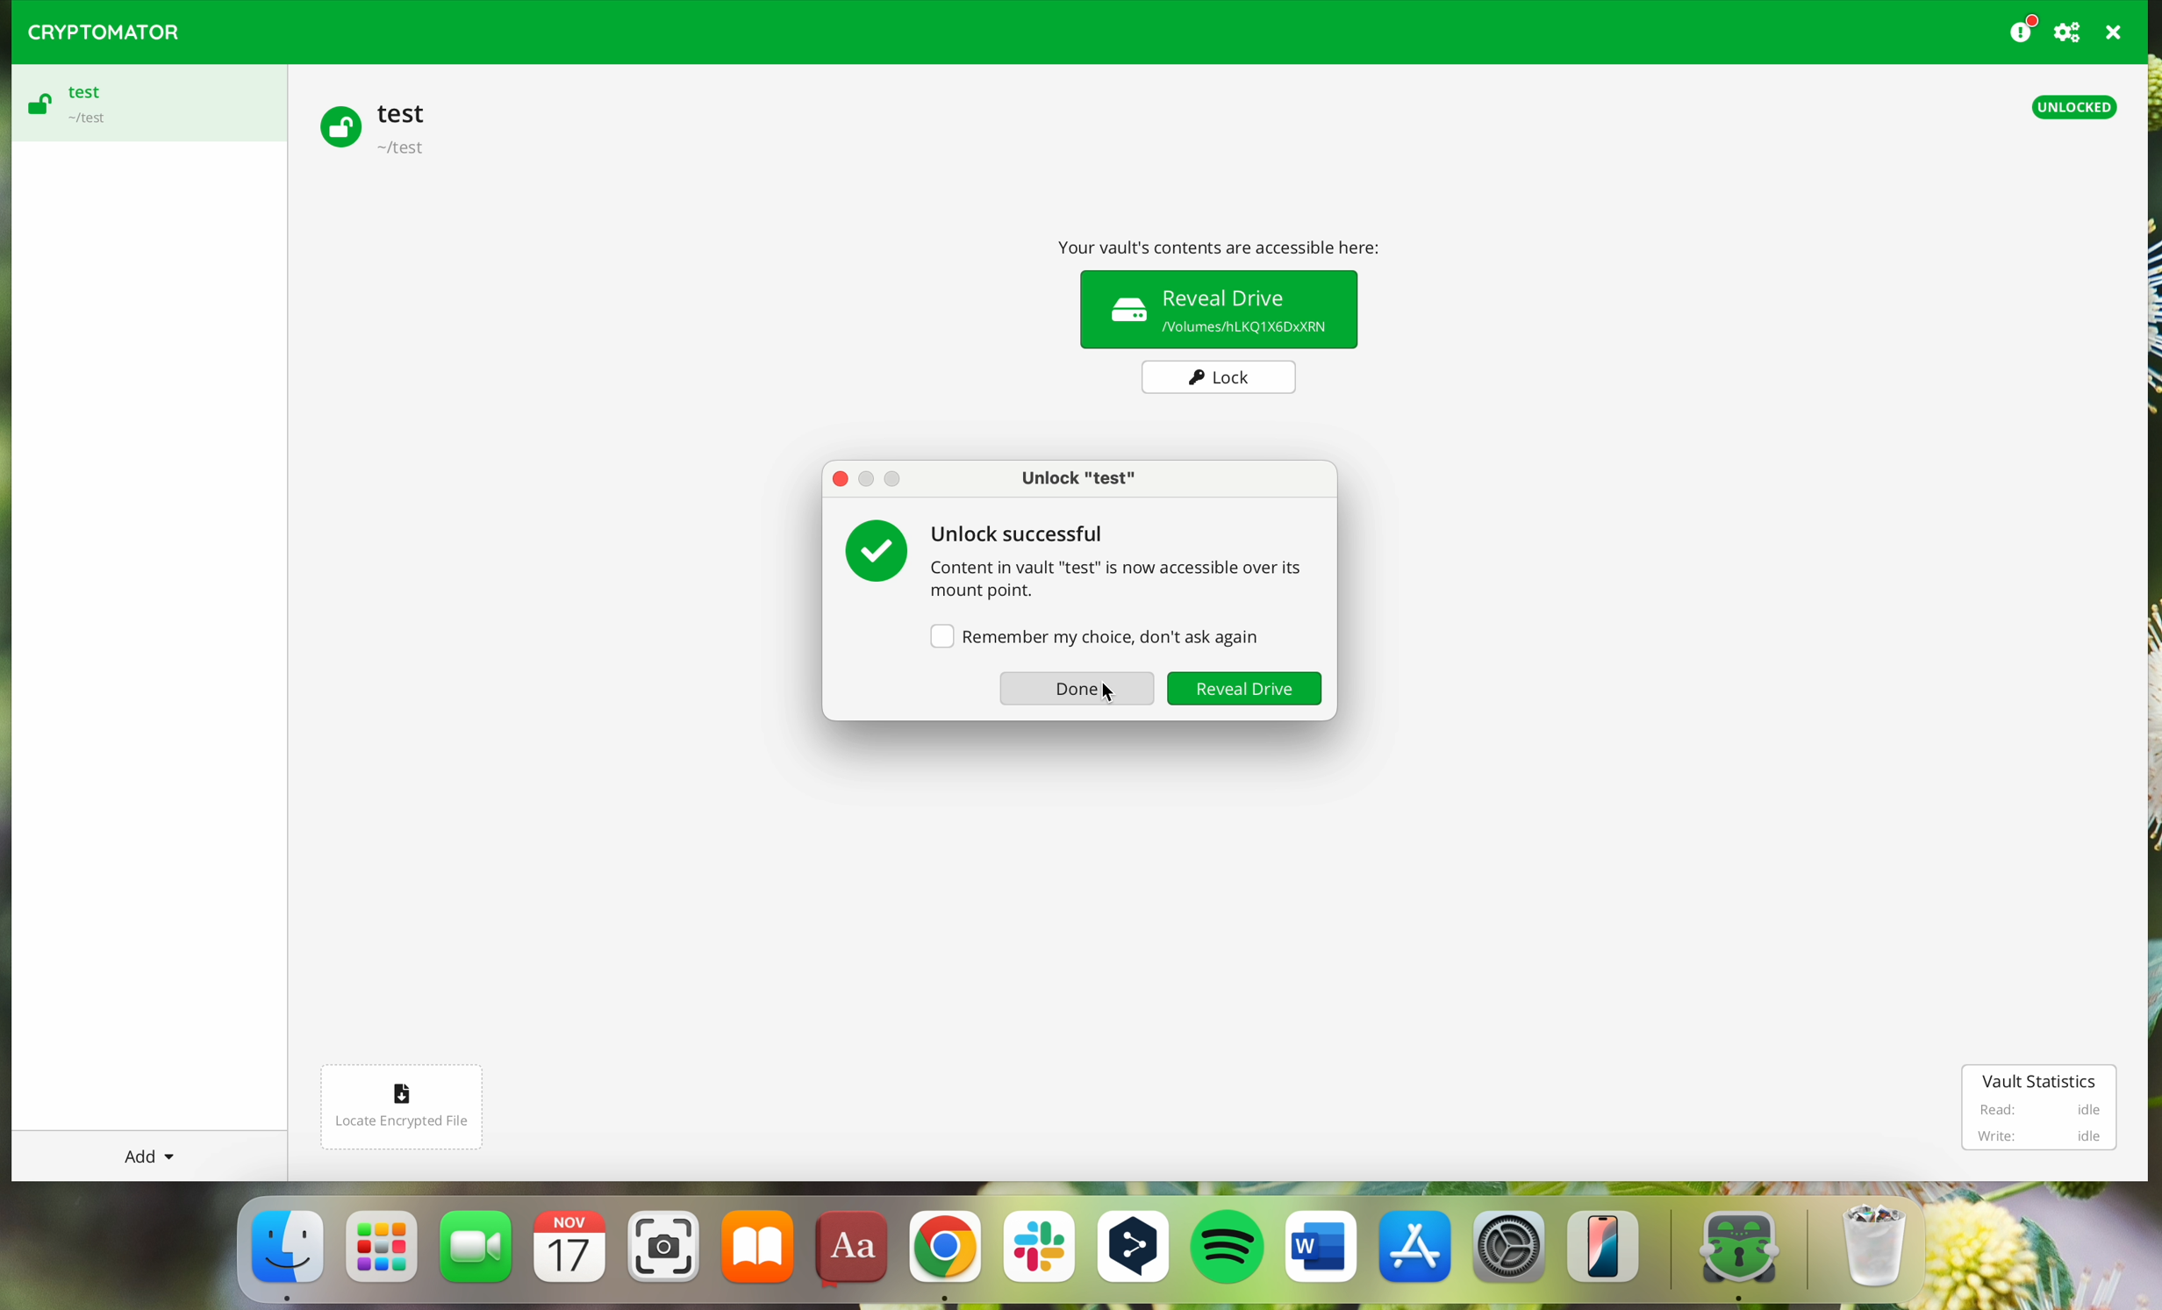  I want to click on Remember my choice don't ask again, so click(1092, 635).